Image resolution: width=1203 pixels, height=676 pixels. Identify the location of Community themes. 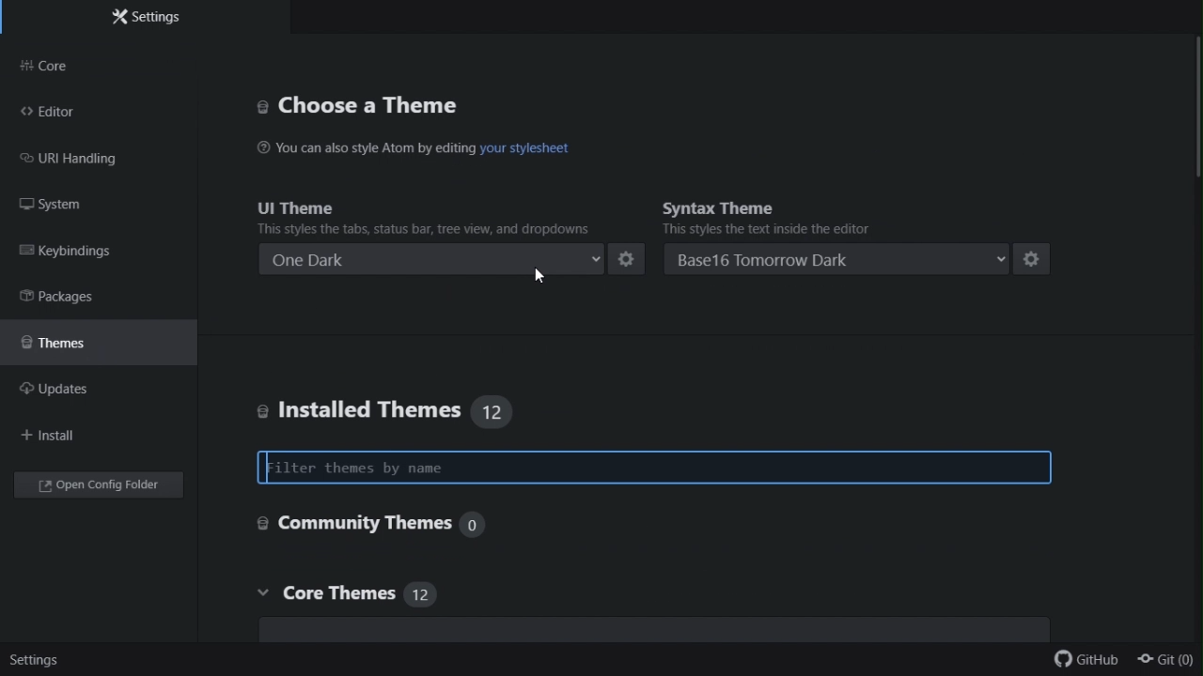
(375, 525).